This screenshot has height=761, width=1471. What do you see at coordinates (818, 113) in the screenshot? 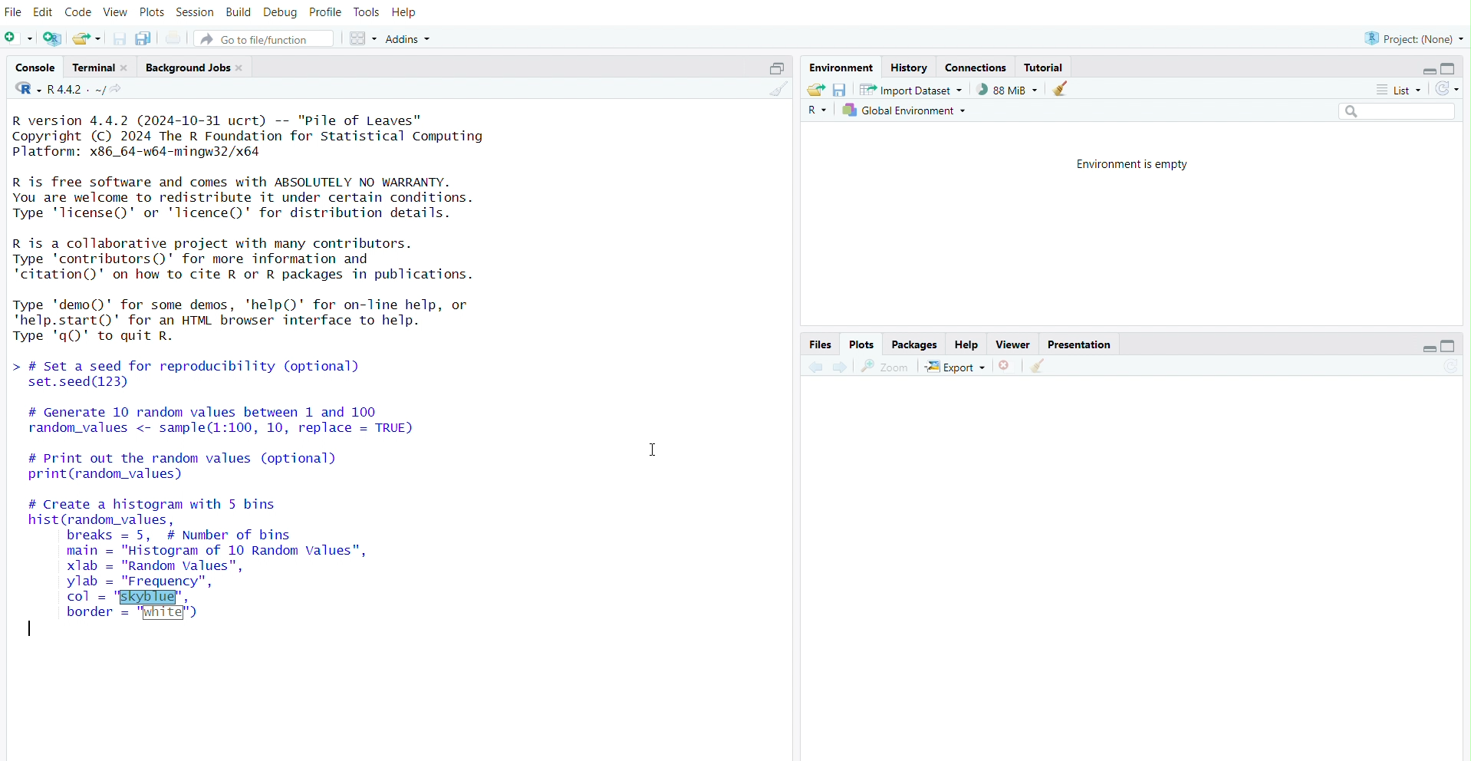
I see `language select` at bounding box center [818, 113].